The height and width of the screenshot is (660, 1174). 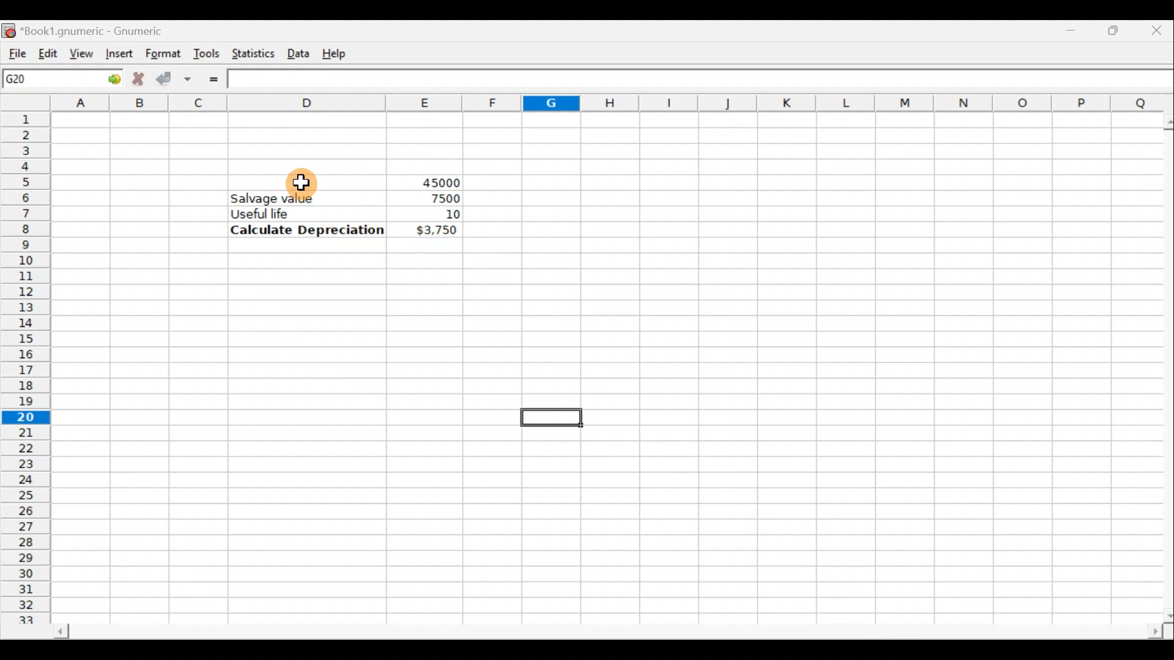 I want to click on Accept change, so click(x=174, y=77).